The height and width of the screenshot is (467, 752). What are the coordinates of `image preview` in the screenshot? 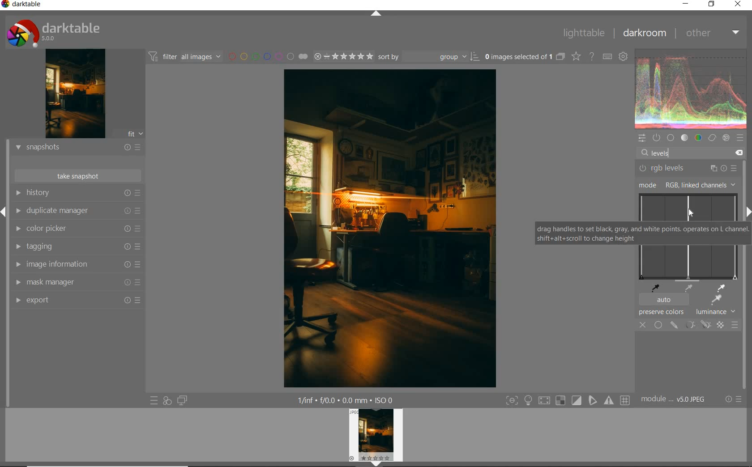 It's located at (376, 437).